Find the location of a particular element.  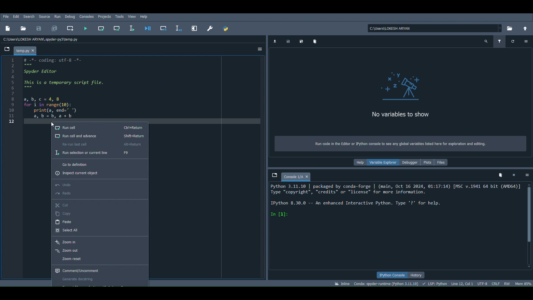

Help is located at coordinates (360, 162).